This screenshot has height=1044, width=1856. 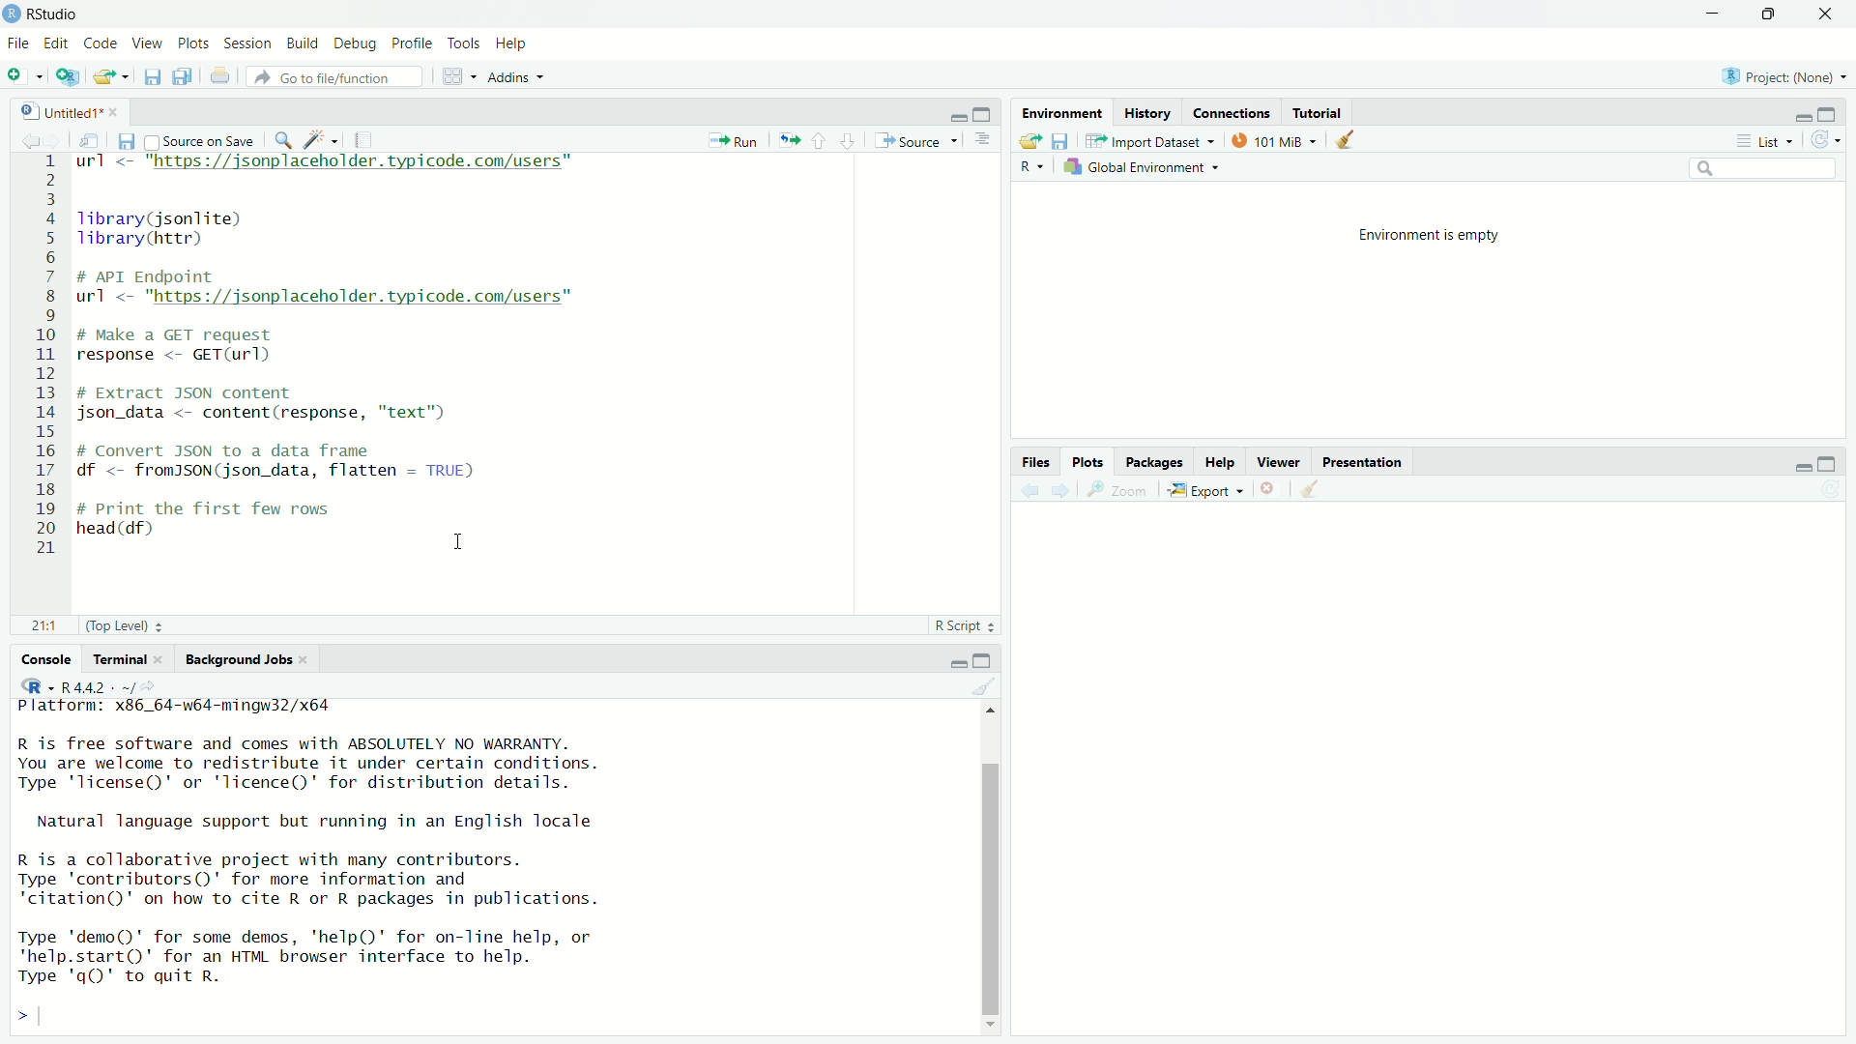 I want to click on Presentation, so click(x=1365, y=463).